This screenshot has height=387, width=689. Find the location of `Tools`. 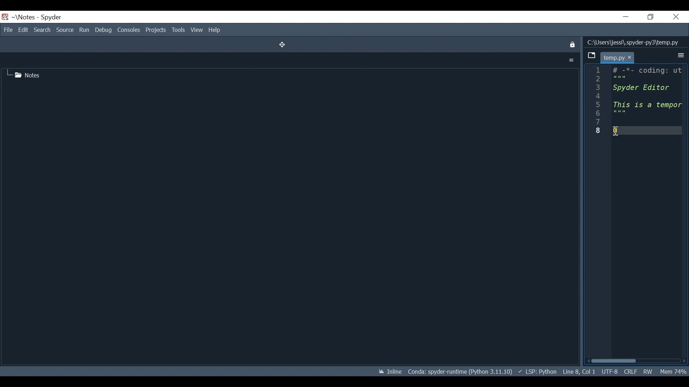

Tools is located at coordinates (178, 30).